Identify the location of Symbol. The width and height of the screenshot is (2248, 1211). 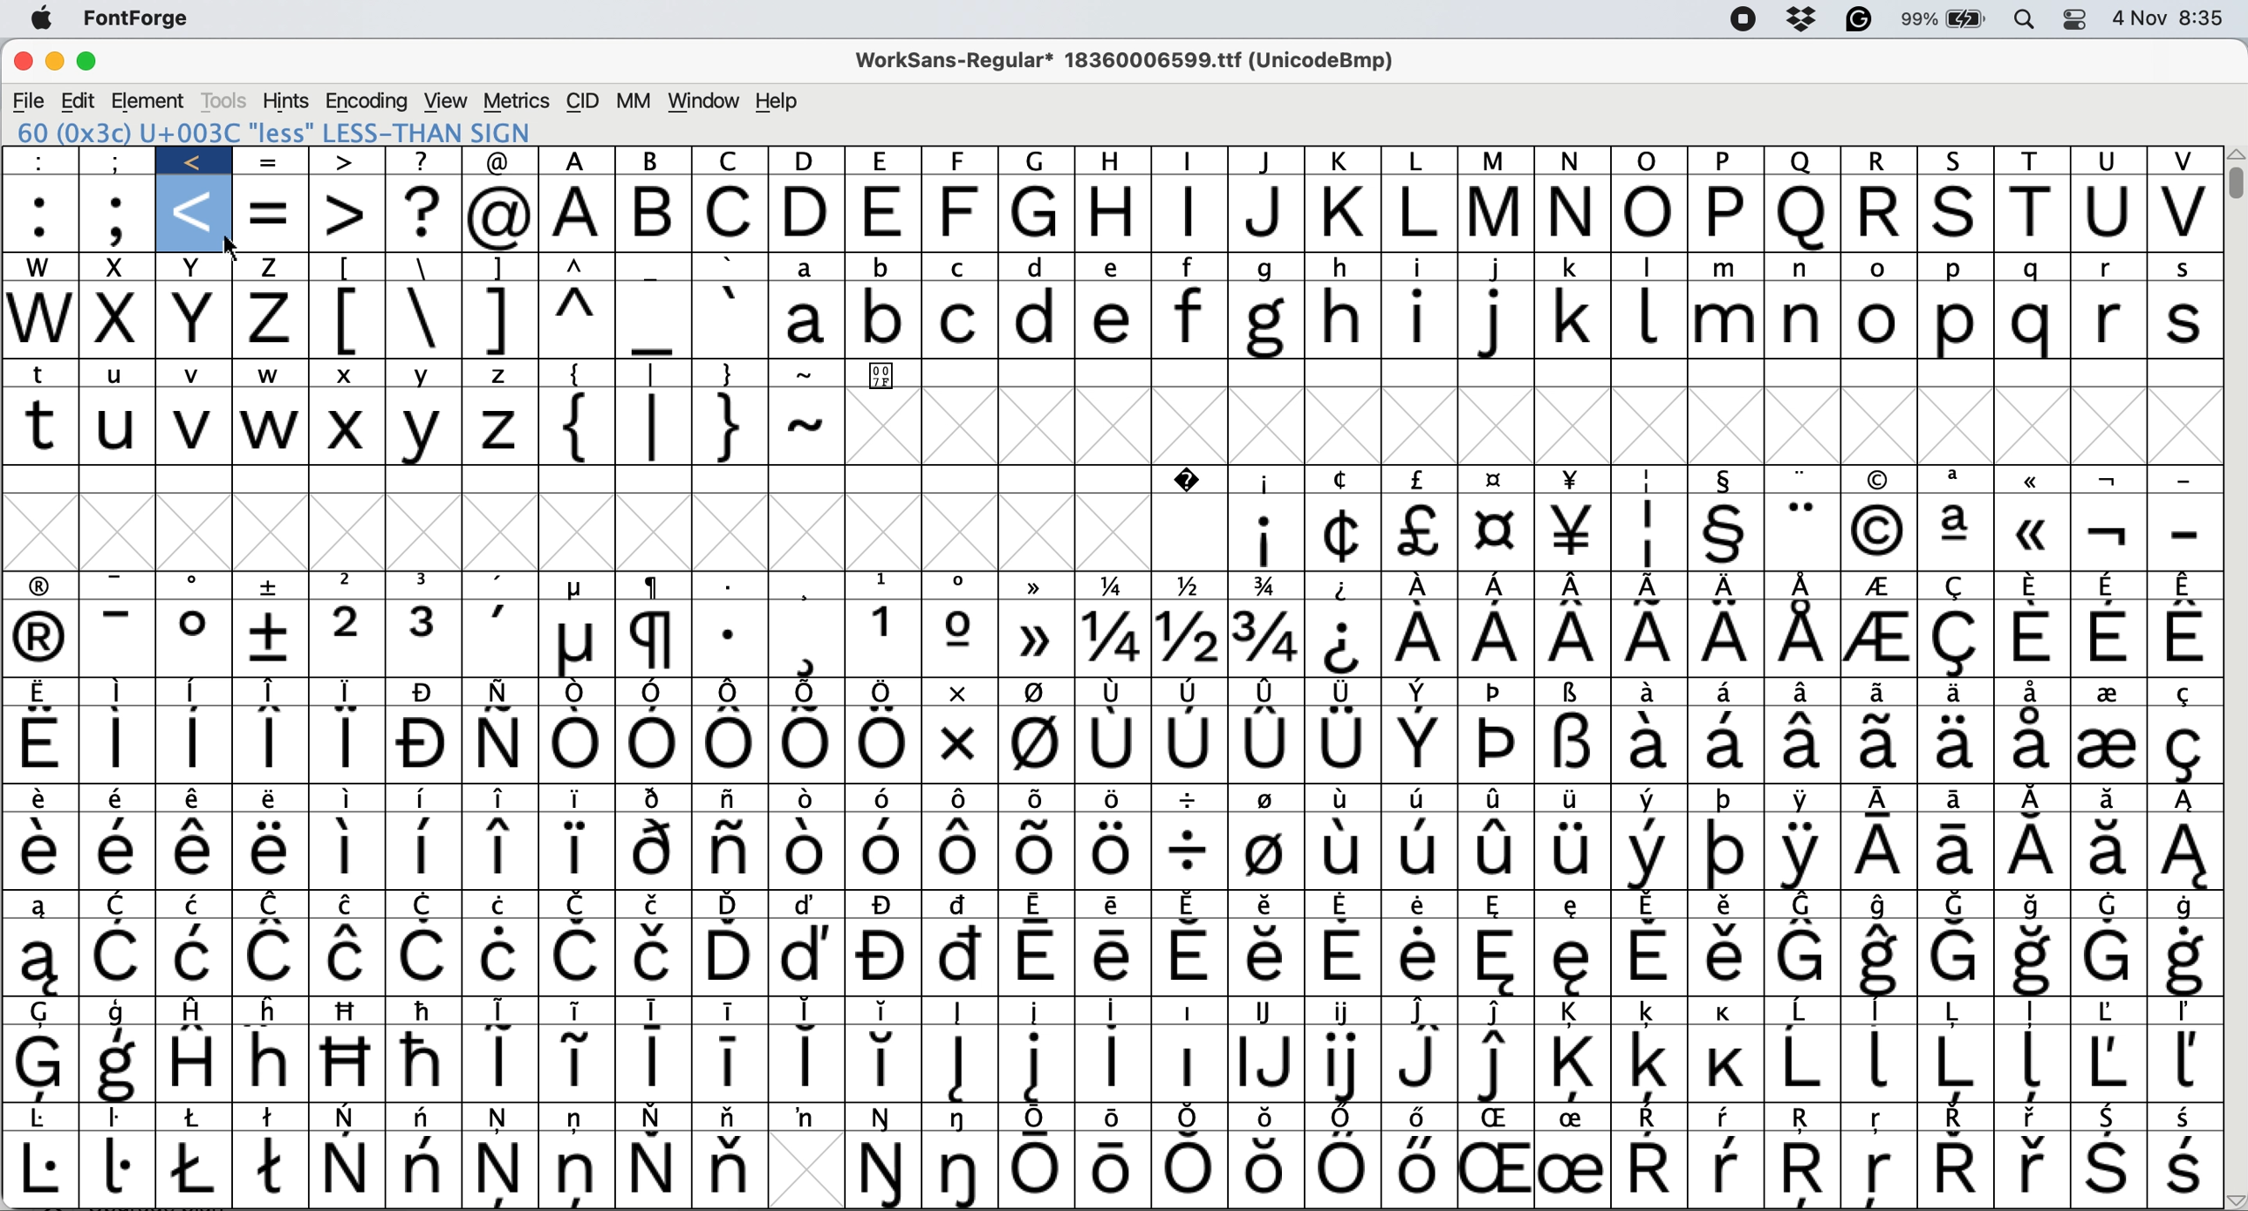
(1727, 1116).